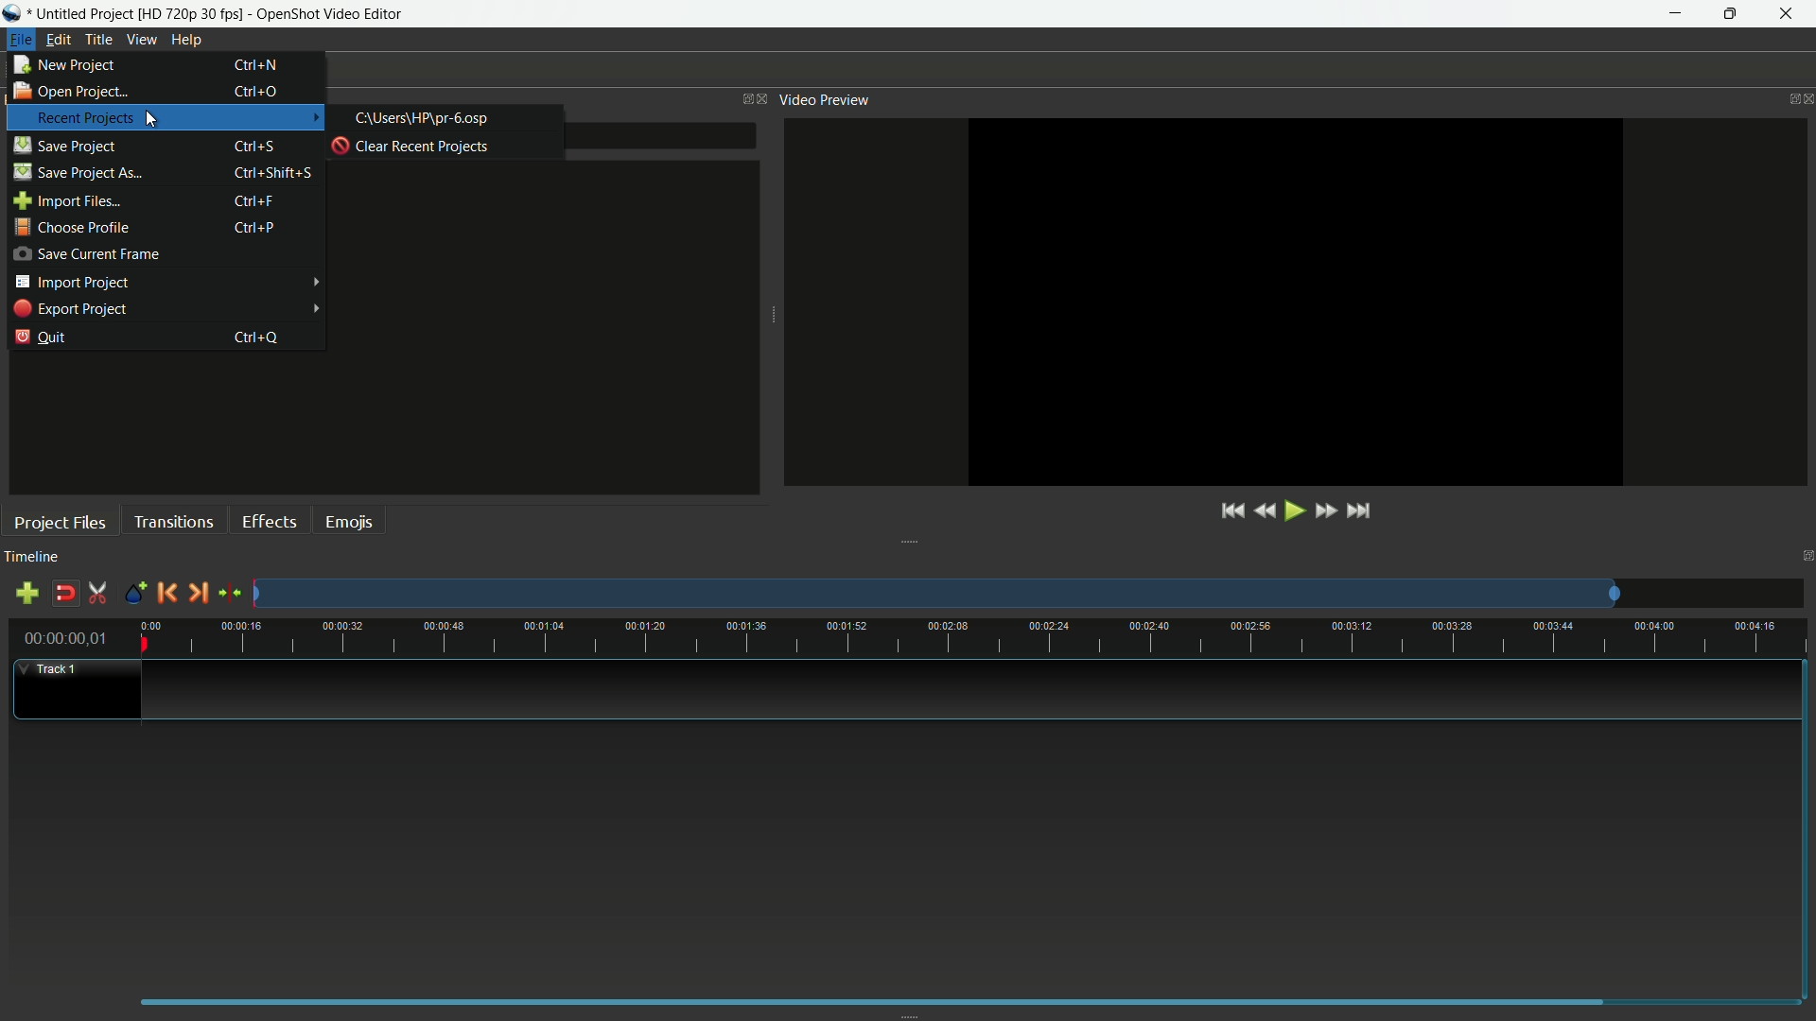 This screenshot has width=1816, height=1021. I want to click on save current frame, so click(86, 253).